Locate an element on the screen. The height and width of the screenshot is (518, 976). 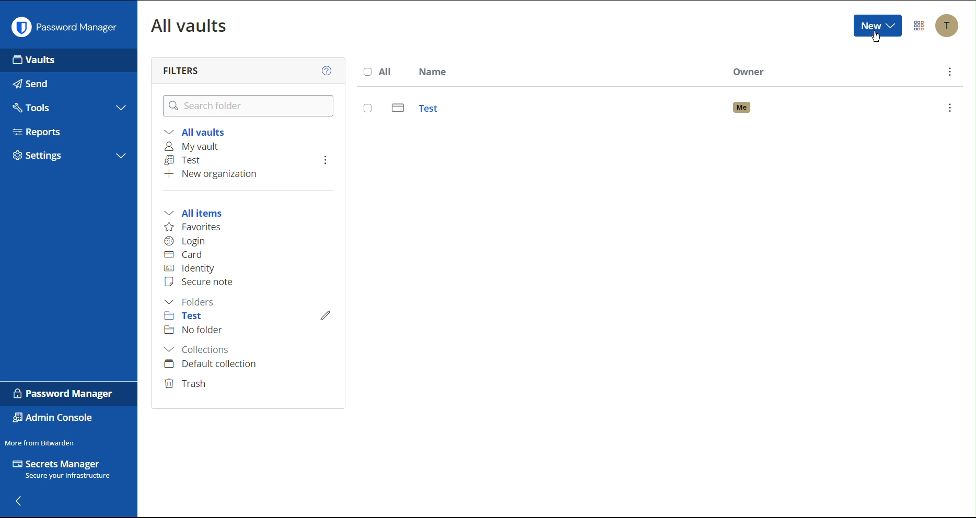
More Options is located at coordinates (323, 159).